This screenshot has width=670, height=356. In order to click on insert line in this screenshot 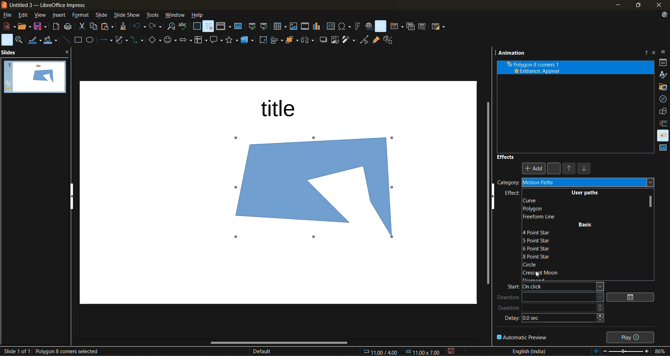, I will do `click(67, 39)`.